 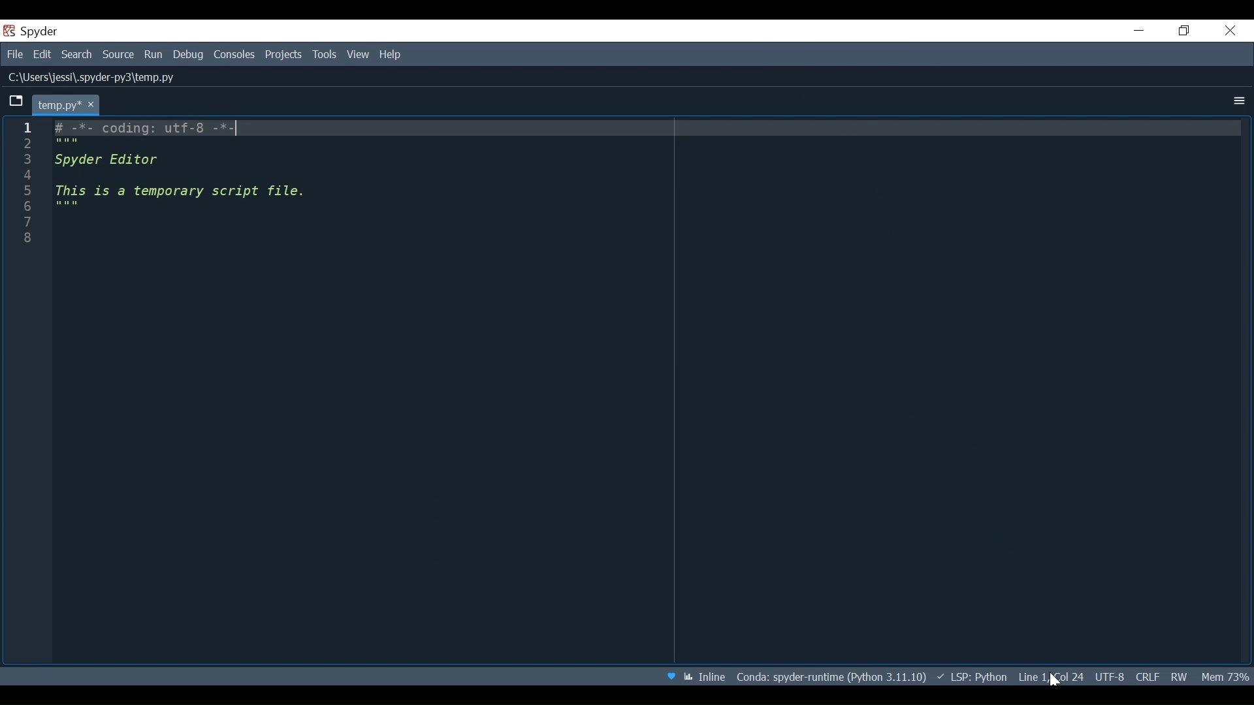 I want to click on Minimize, so click(x=1138, y=30).